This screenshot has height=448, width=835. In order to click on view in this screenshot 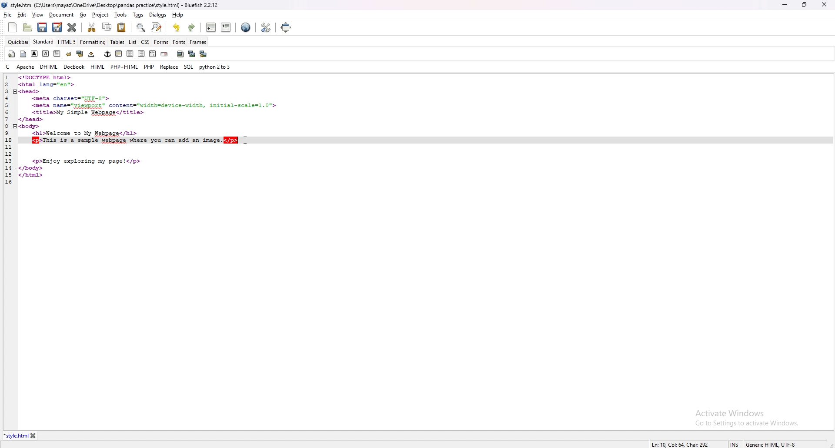, I will do `click(38, 14)`.